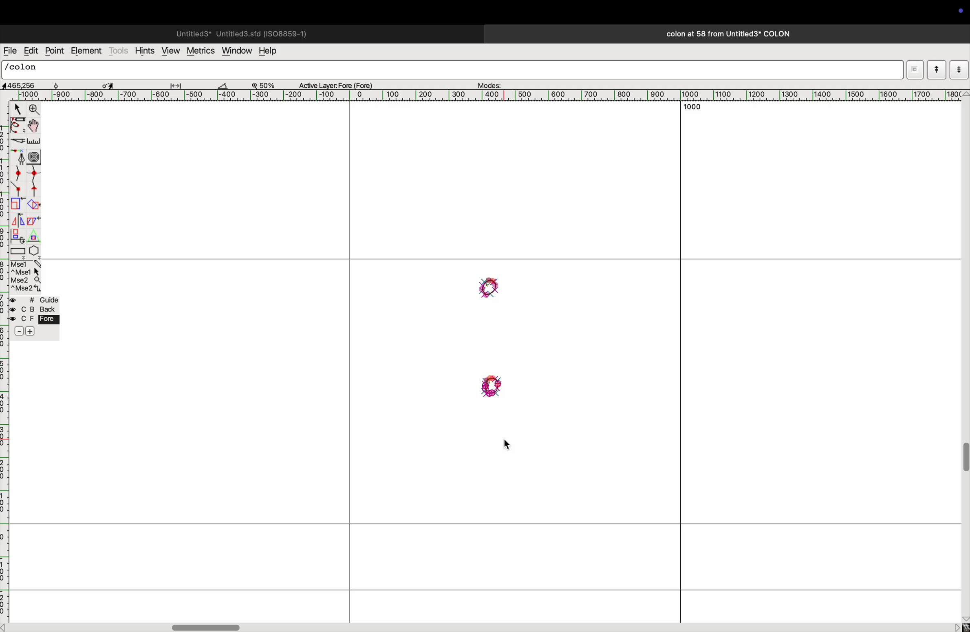 This screenshot has height=632, width=970. I want to click on zoom, so click(267, 84).